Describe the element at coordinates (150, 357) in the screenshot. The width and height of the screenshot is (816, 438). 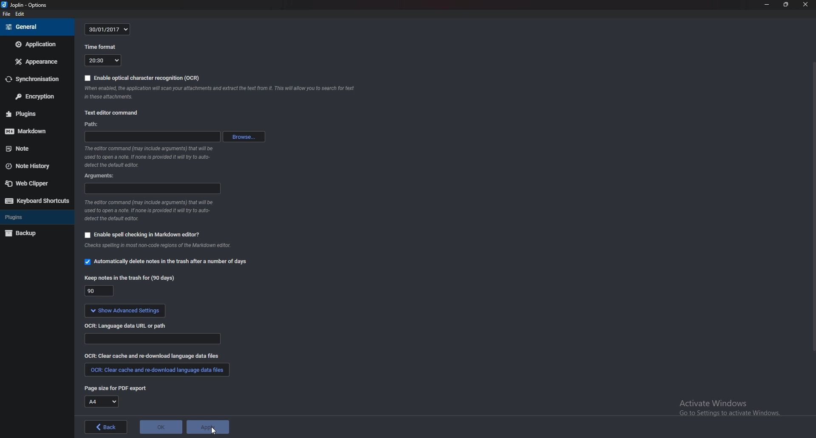
I see `Clear cache and redownload language data` at that location.